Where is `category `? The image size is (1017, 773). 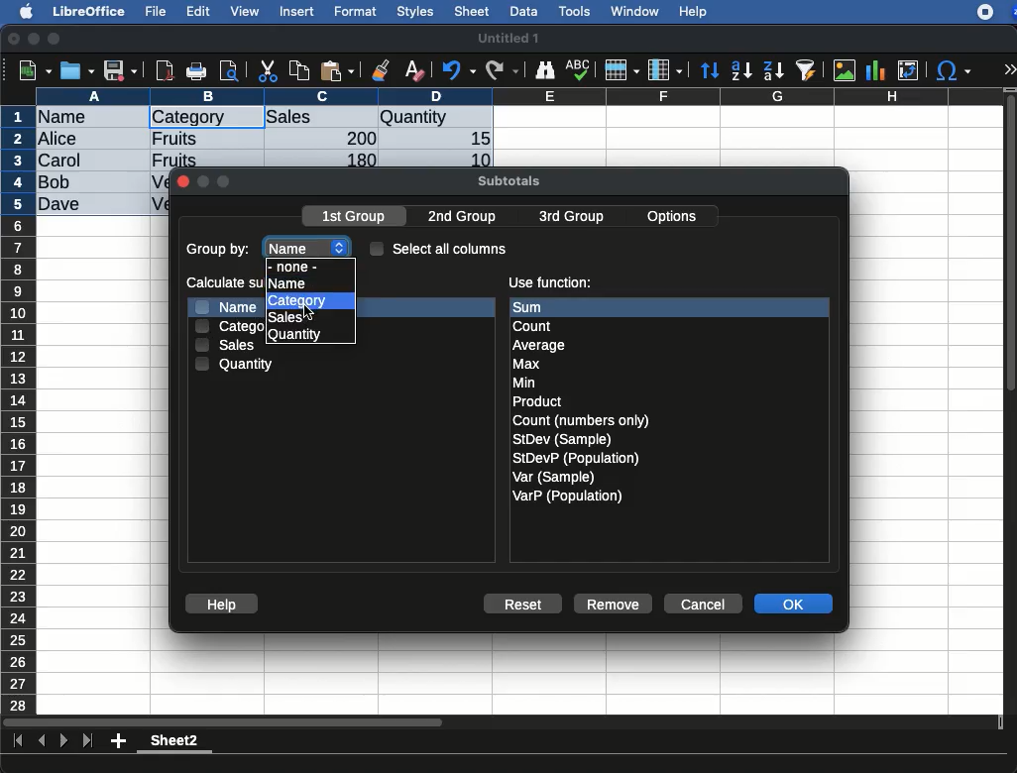
category  is located at coordinates (229, 326).